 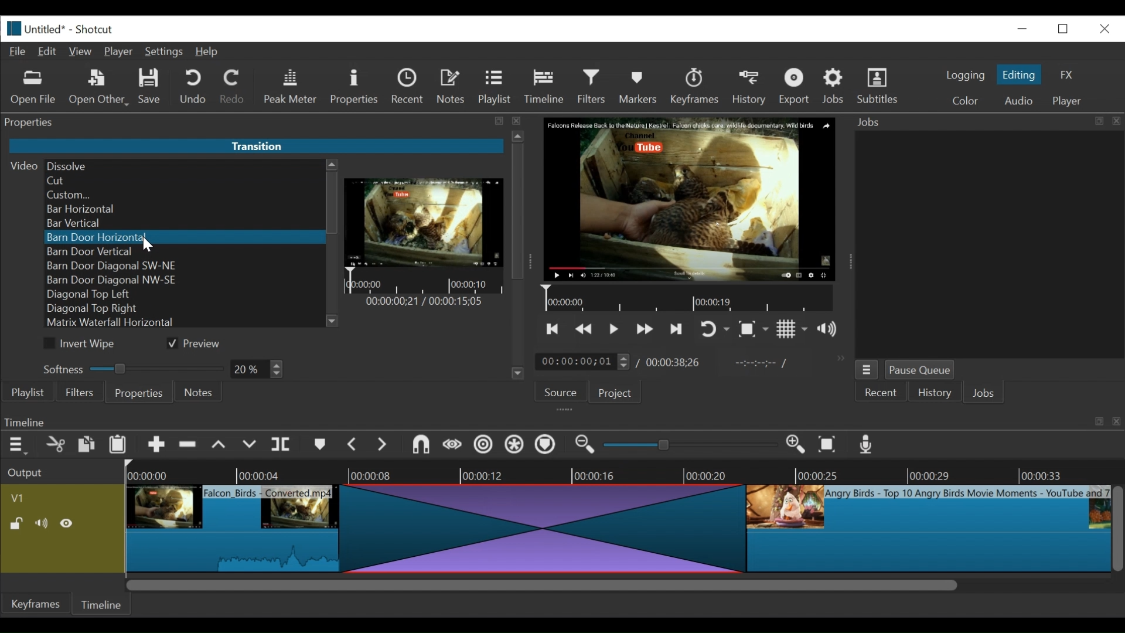 I want to click on Redo, so click(x=233, y=89).